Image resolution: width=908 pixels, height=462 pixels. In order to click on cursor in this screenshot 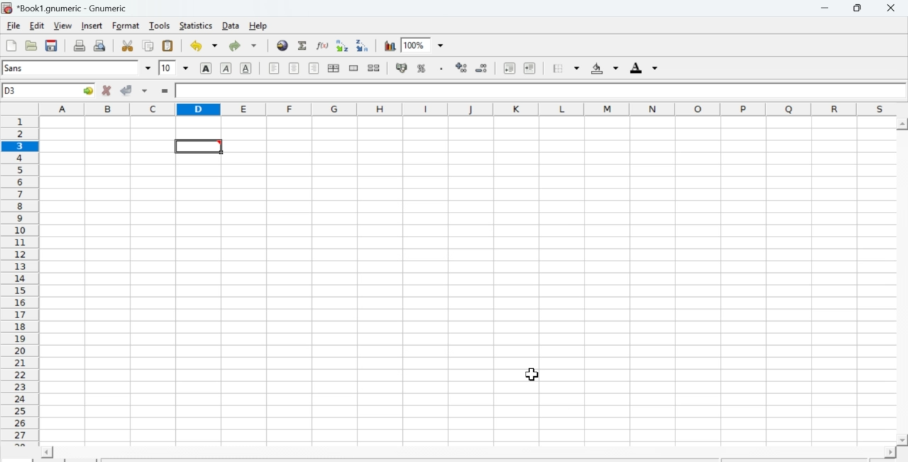, I will do `click(533, 373)`.